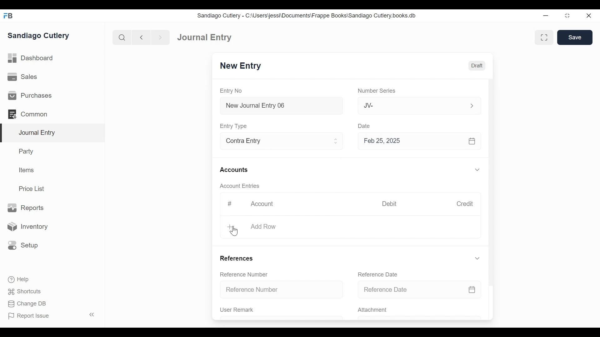 The width and height of the screenshot is (600, 337). What do you see at coordinates (575, 37) in the screenshot?
I see `Save` at bounding box center [575, 37].